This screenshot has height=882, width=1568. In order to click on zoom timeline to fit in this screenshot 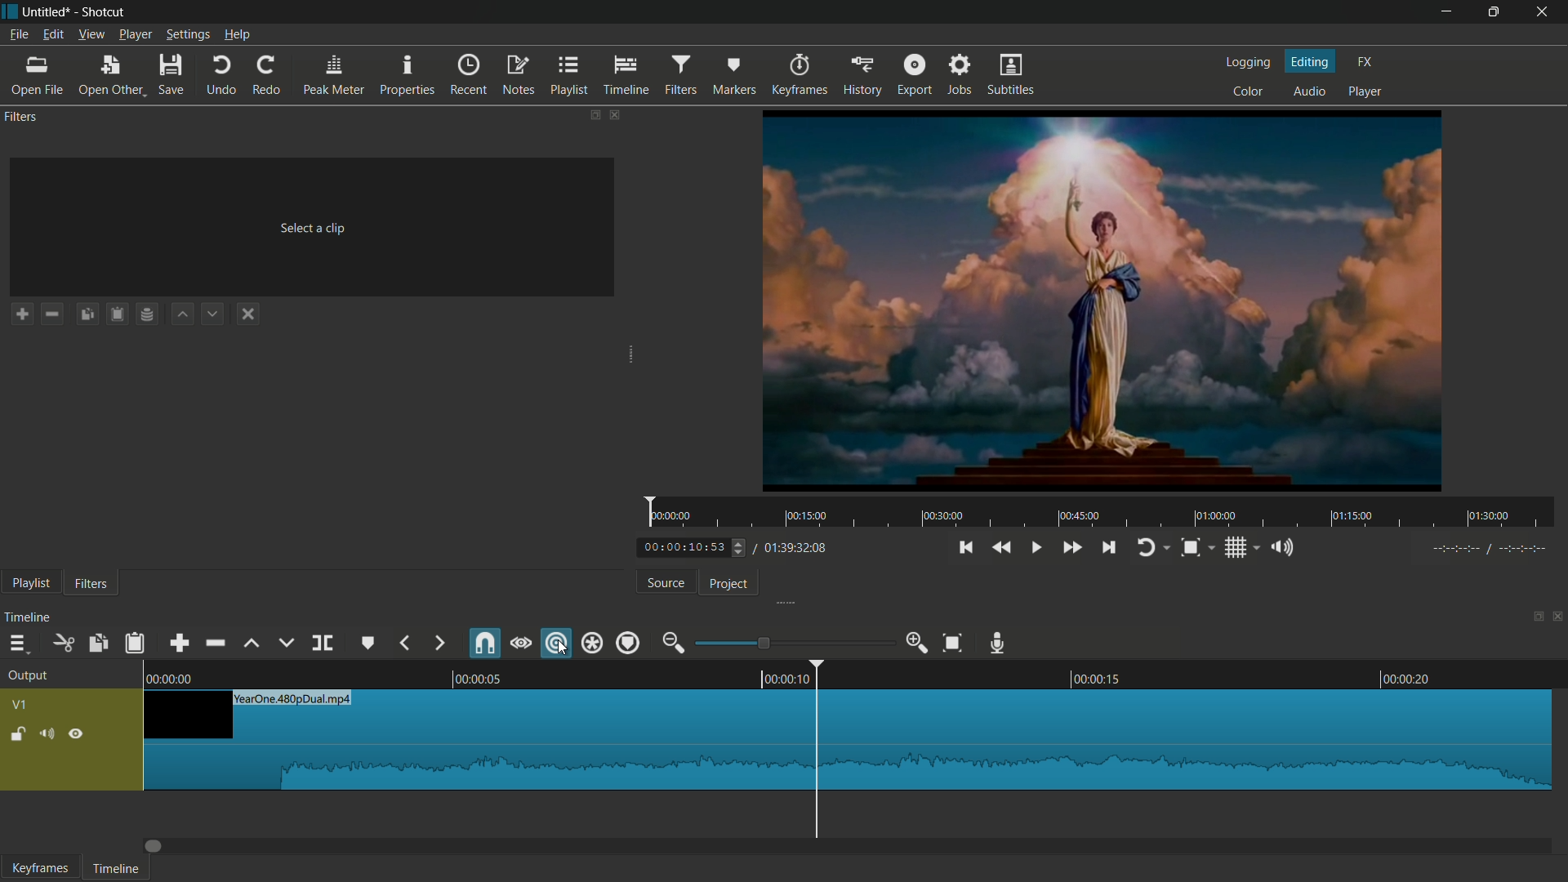, I will do `click(951, 643)`.